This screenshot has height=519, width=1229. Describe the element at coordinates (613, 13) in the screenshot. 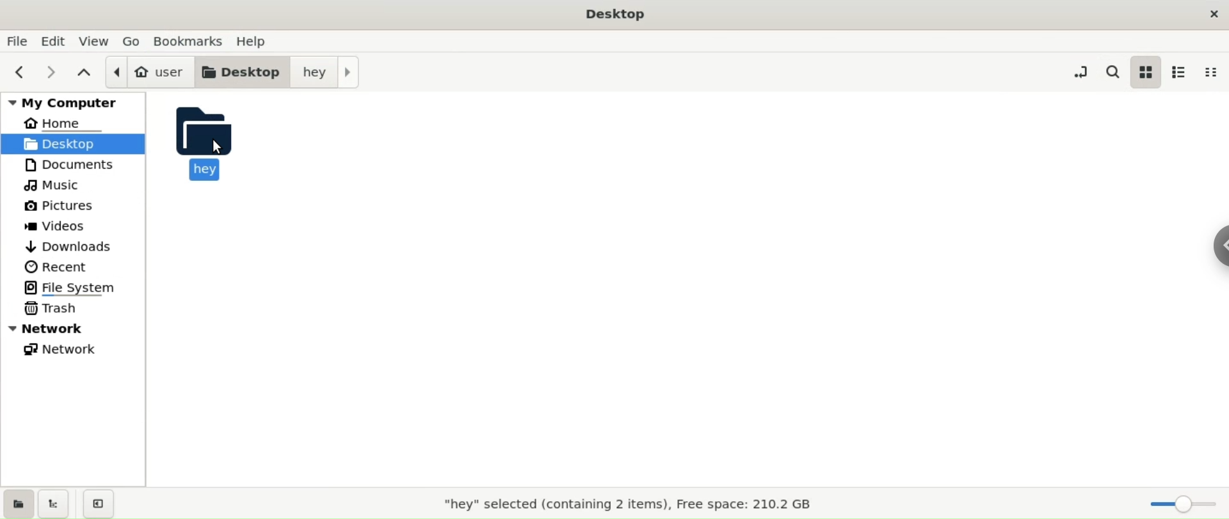

I see `Desktop` at that location.